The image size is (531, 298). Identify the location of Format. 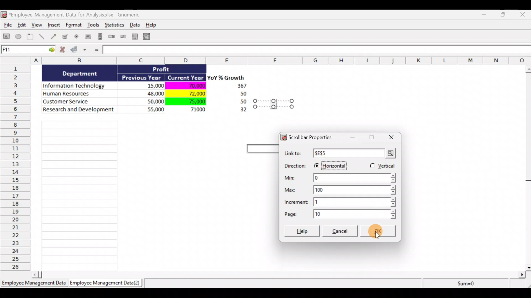
(74, 26).